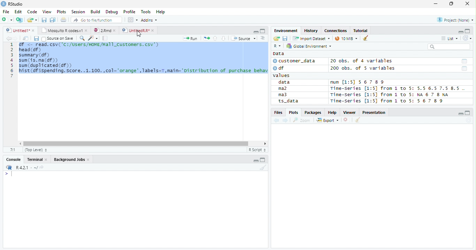  Describe the element at coordinates (78, 11) in the screenshot. I see `Session` at that location.